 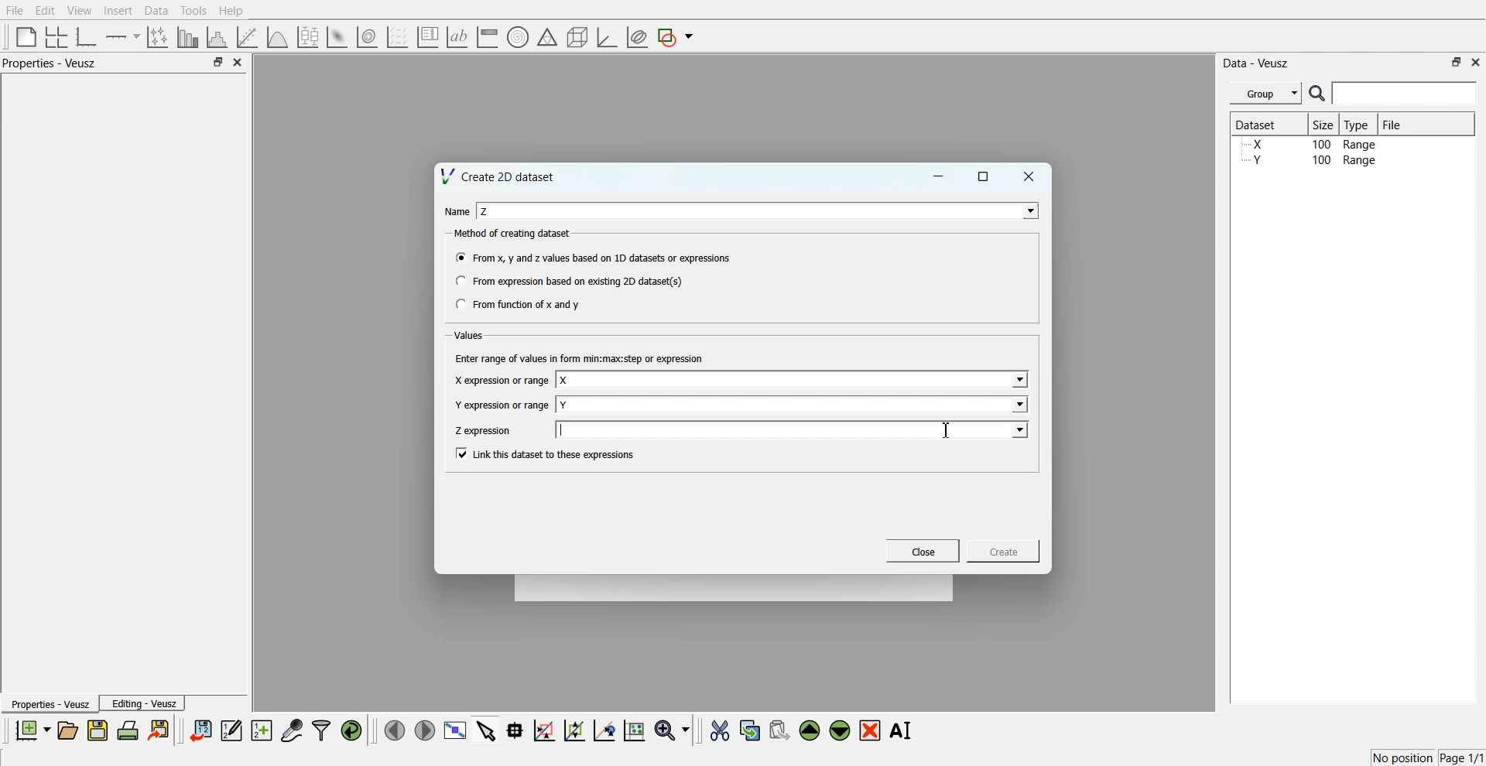 I want to click on Editing - Veusz, so click(x=142, y=703).